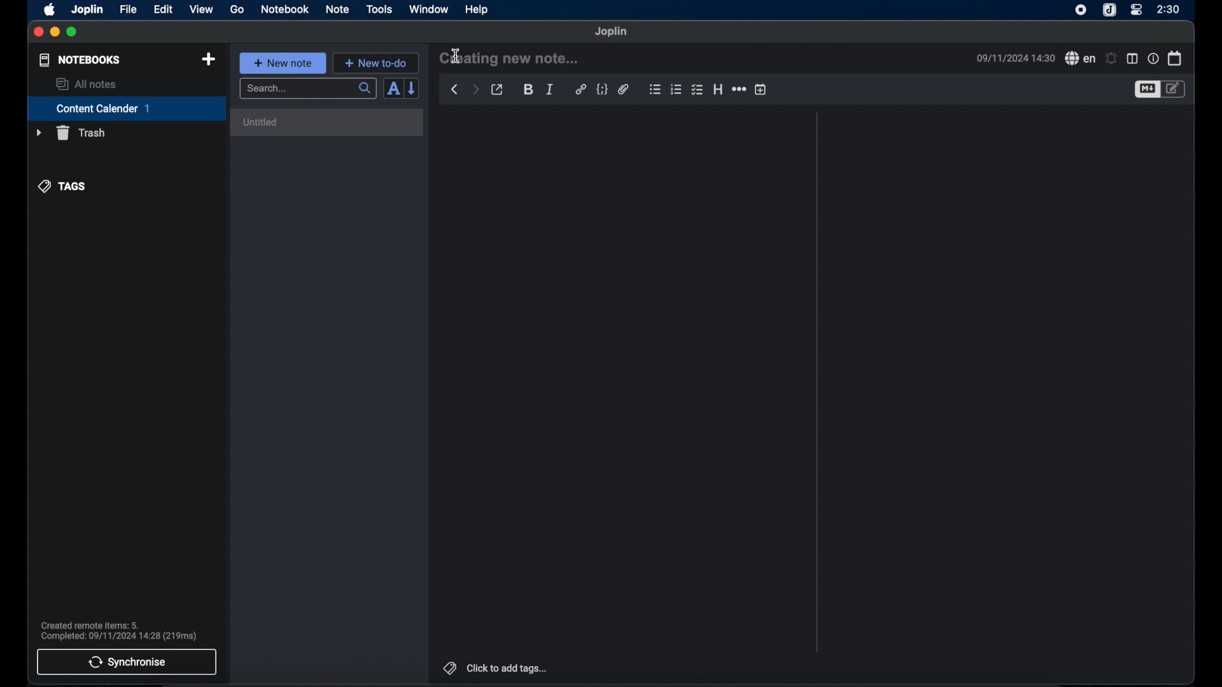 This screenshot has width=1222, height=687. I want to click on setalarm, so click(1111, 58).